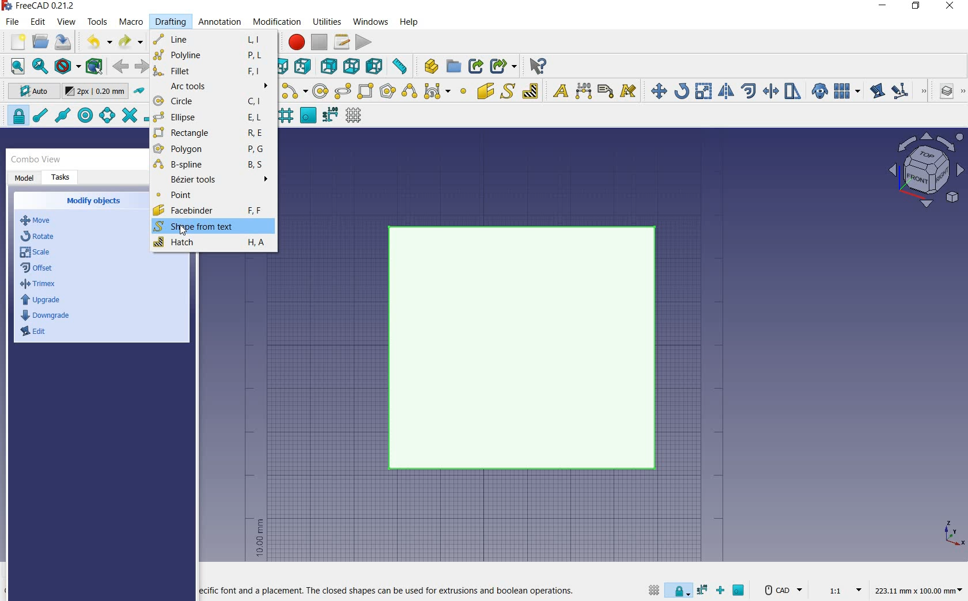  Describe the element at coordinates (171, 22) in the screenshot. I see `drafting` at that location.